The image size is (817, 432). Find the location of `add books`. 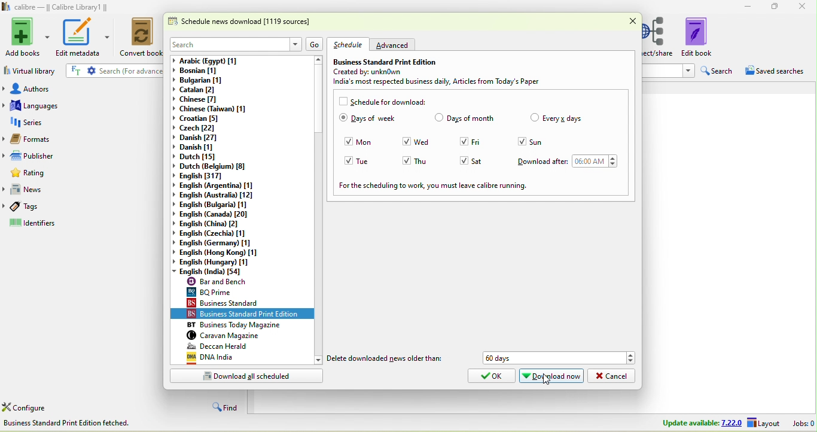

add books is located at coordinates (23, 38).